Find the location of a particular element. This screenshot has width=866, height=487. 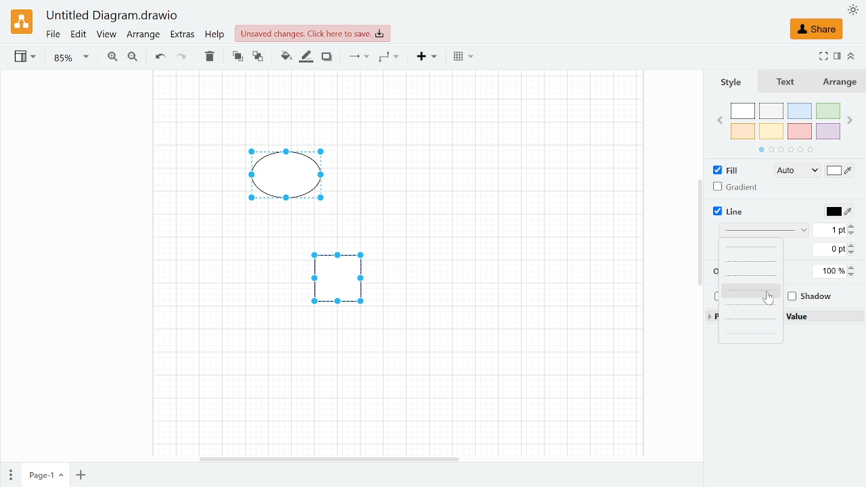

Line color is located at coordinates (838, 212).